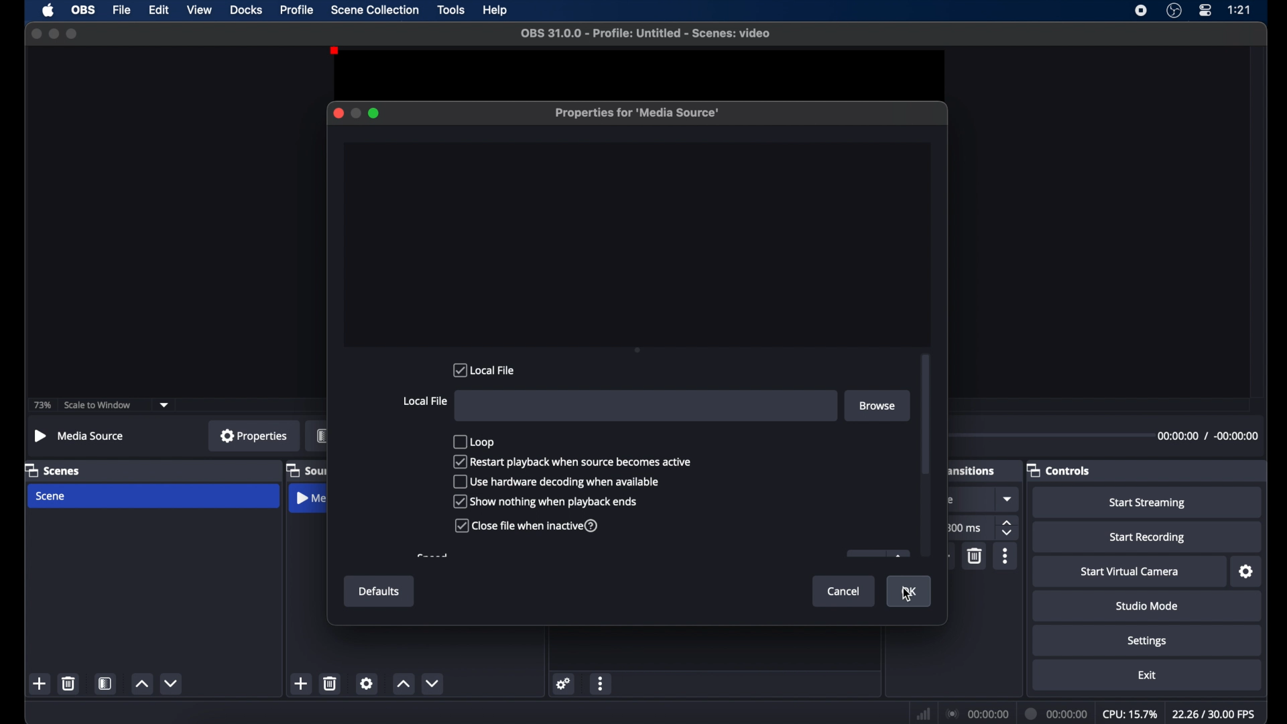  I want to click on control center, so click(1206, 10).